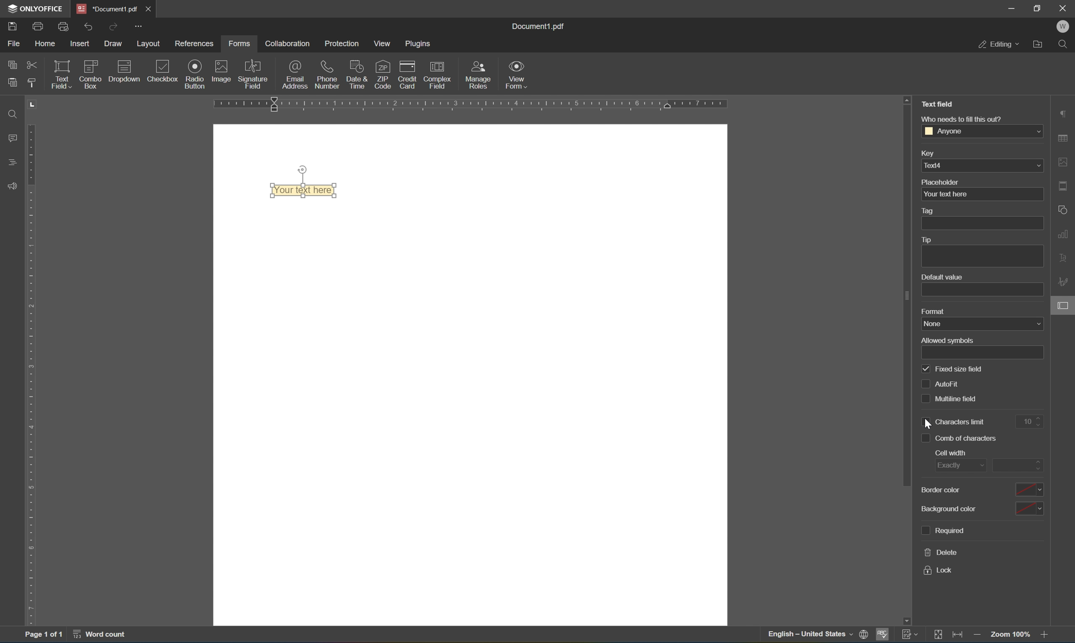 This screenshot has width=1075, height=643. What do you see at coordinates (1063, 305) in the screenshot?
I see `form settings` at bounding box center [1063, 305].